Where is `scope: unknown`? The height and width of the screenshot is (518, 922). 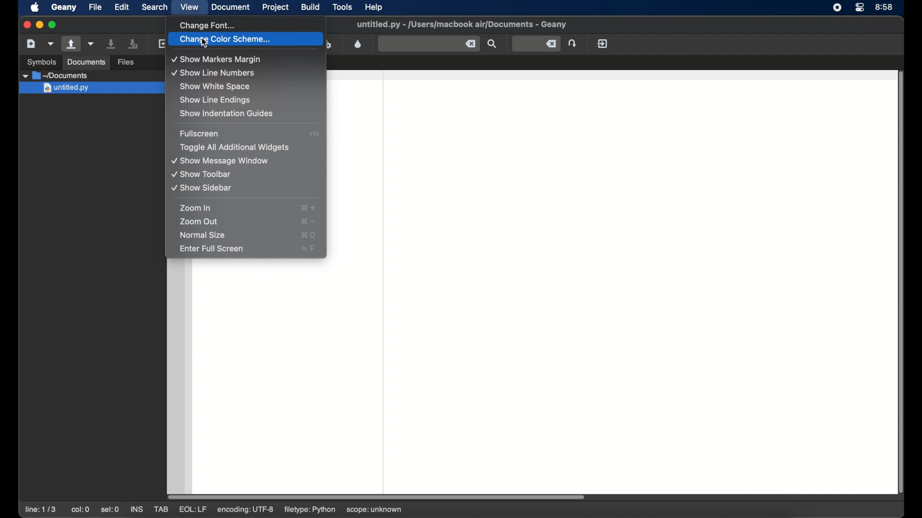 scope: unknown is located at coordinates (374, 510).